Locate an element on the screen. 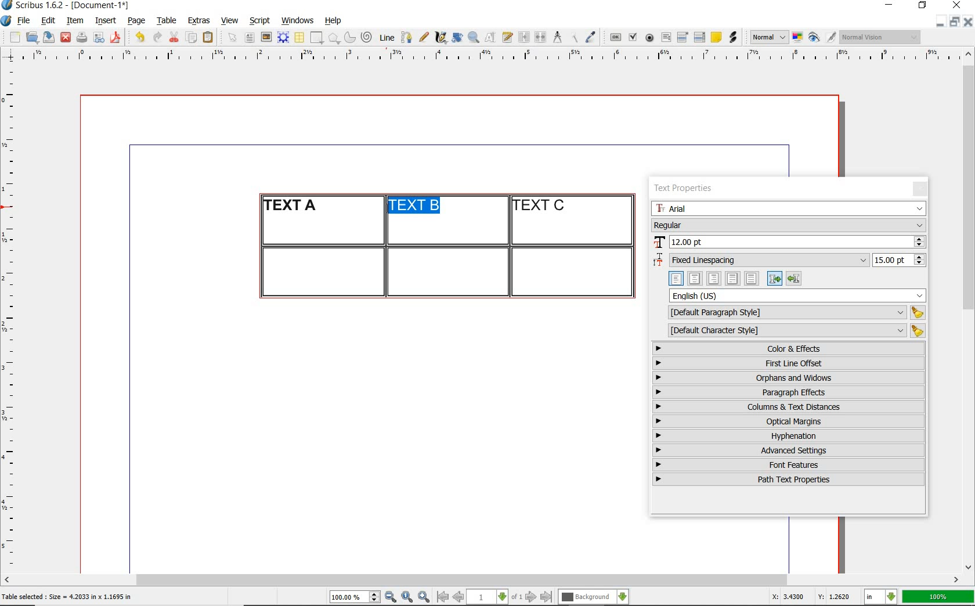 This screenshot has height=606, width=975. table is located at coordinates (167, 21).